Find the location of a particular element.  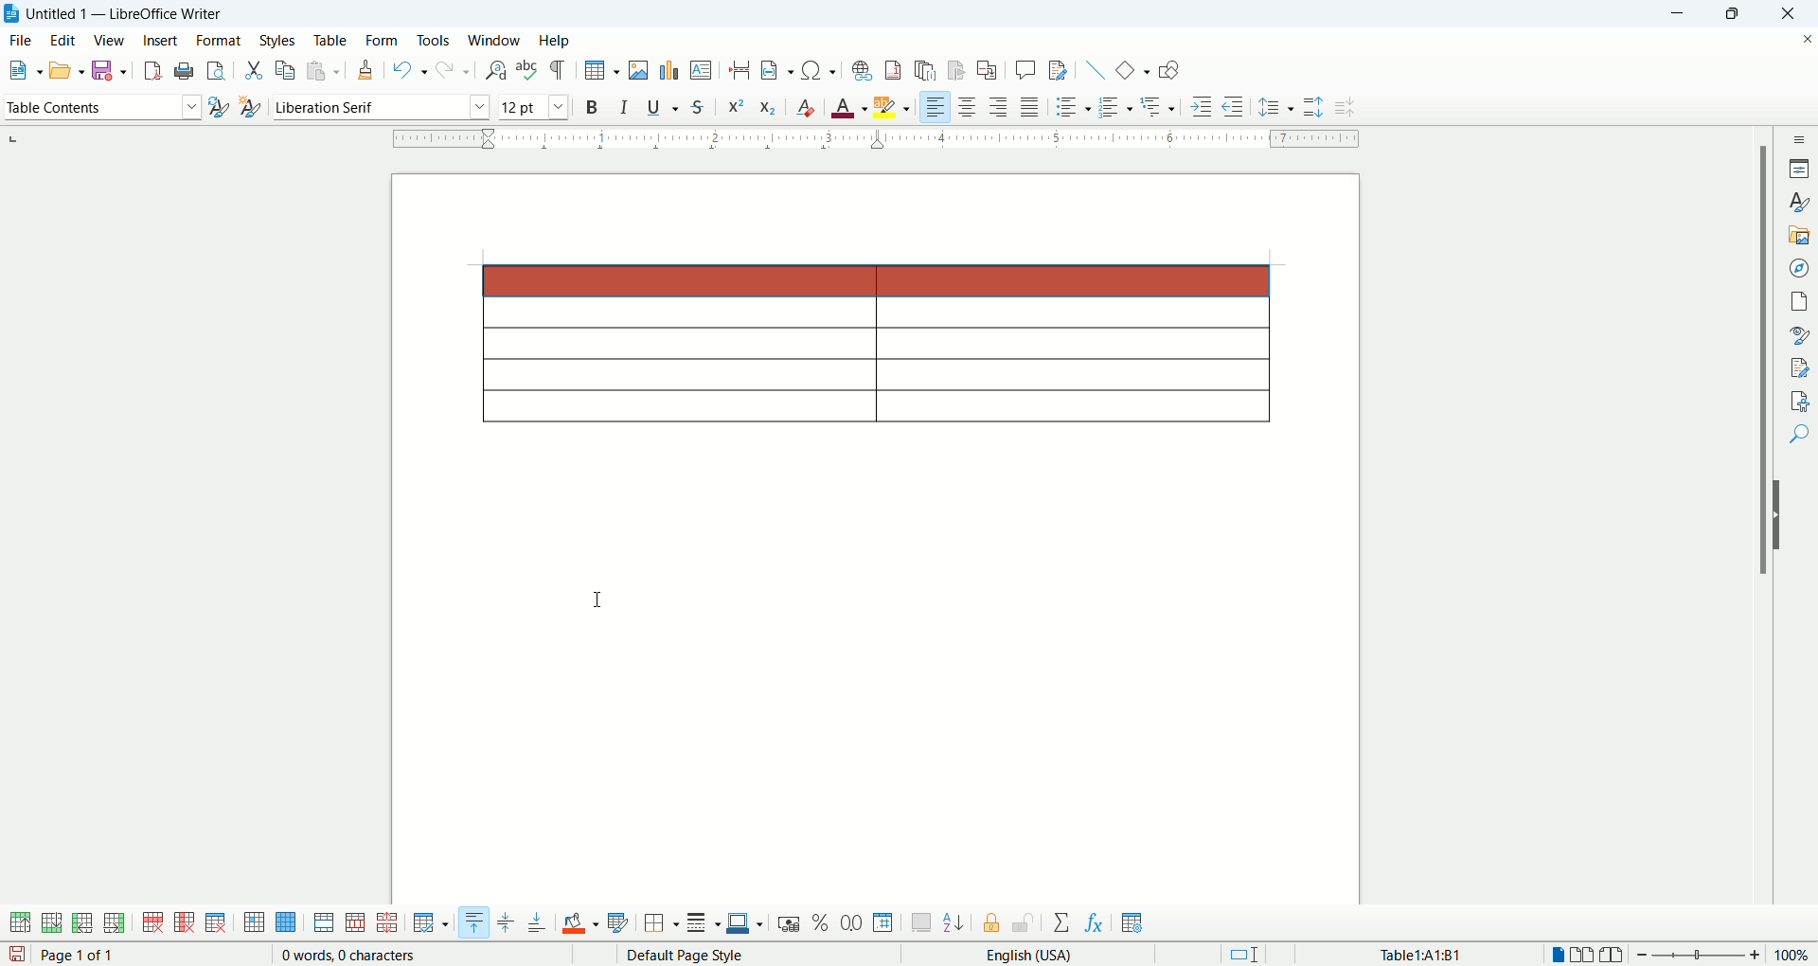

insert line is located at coordinates (1096, 69).